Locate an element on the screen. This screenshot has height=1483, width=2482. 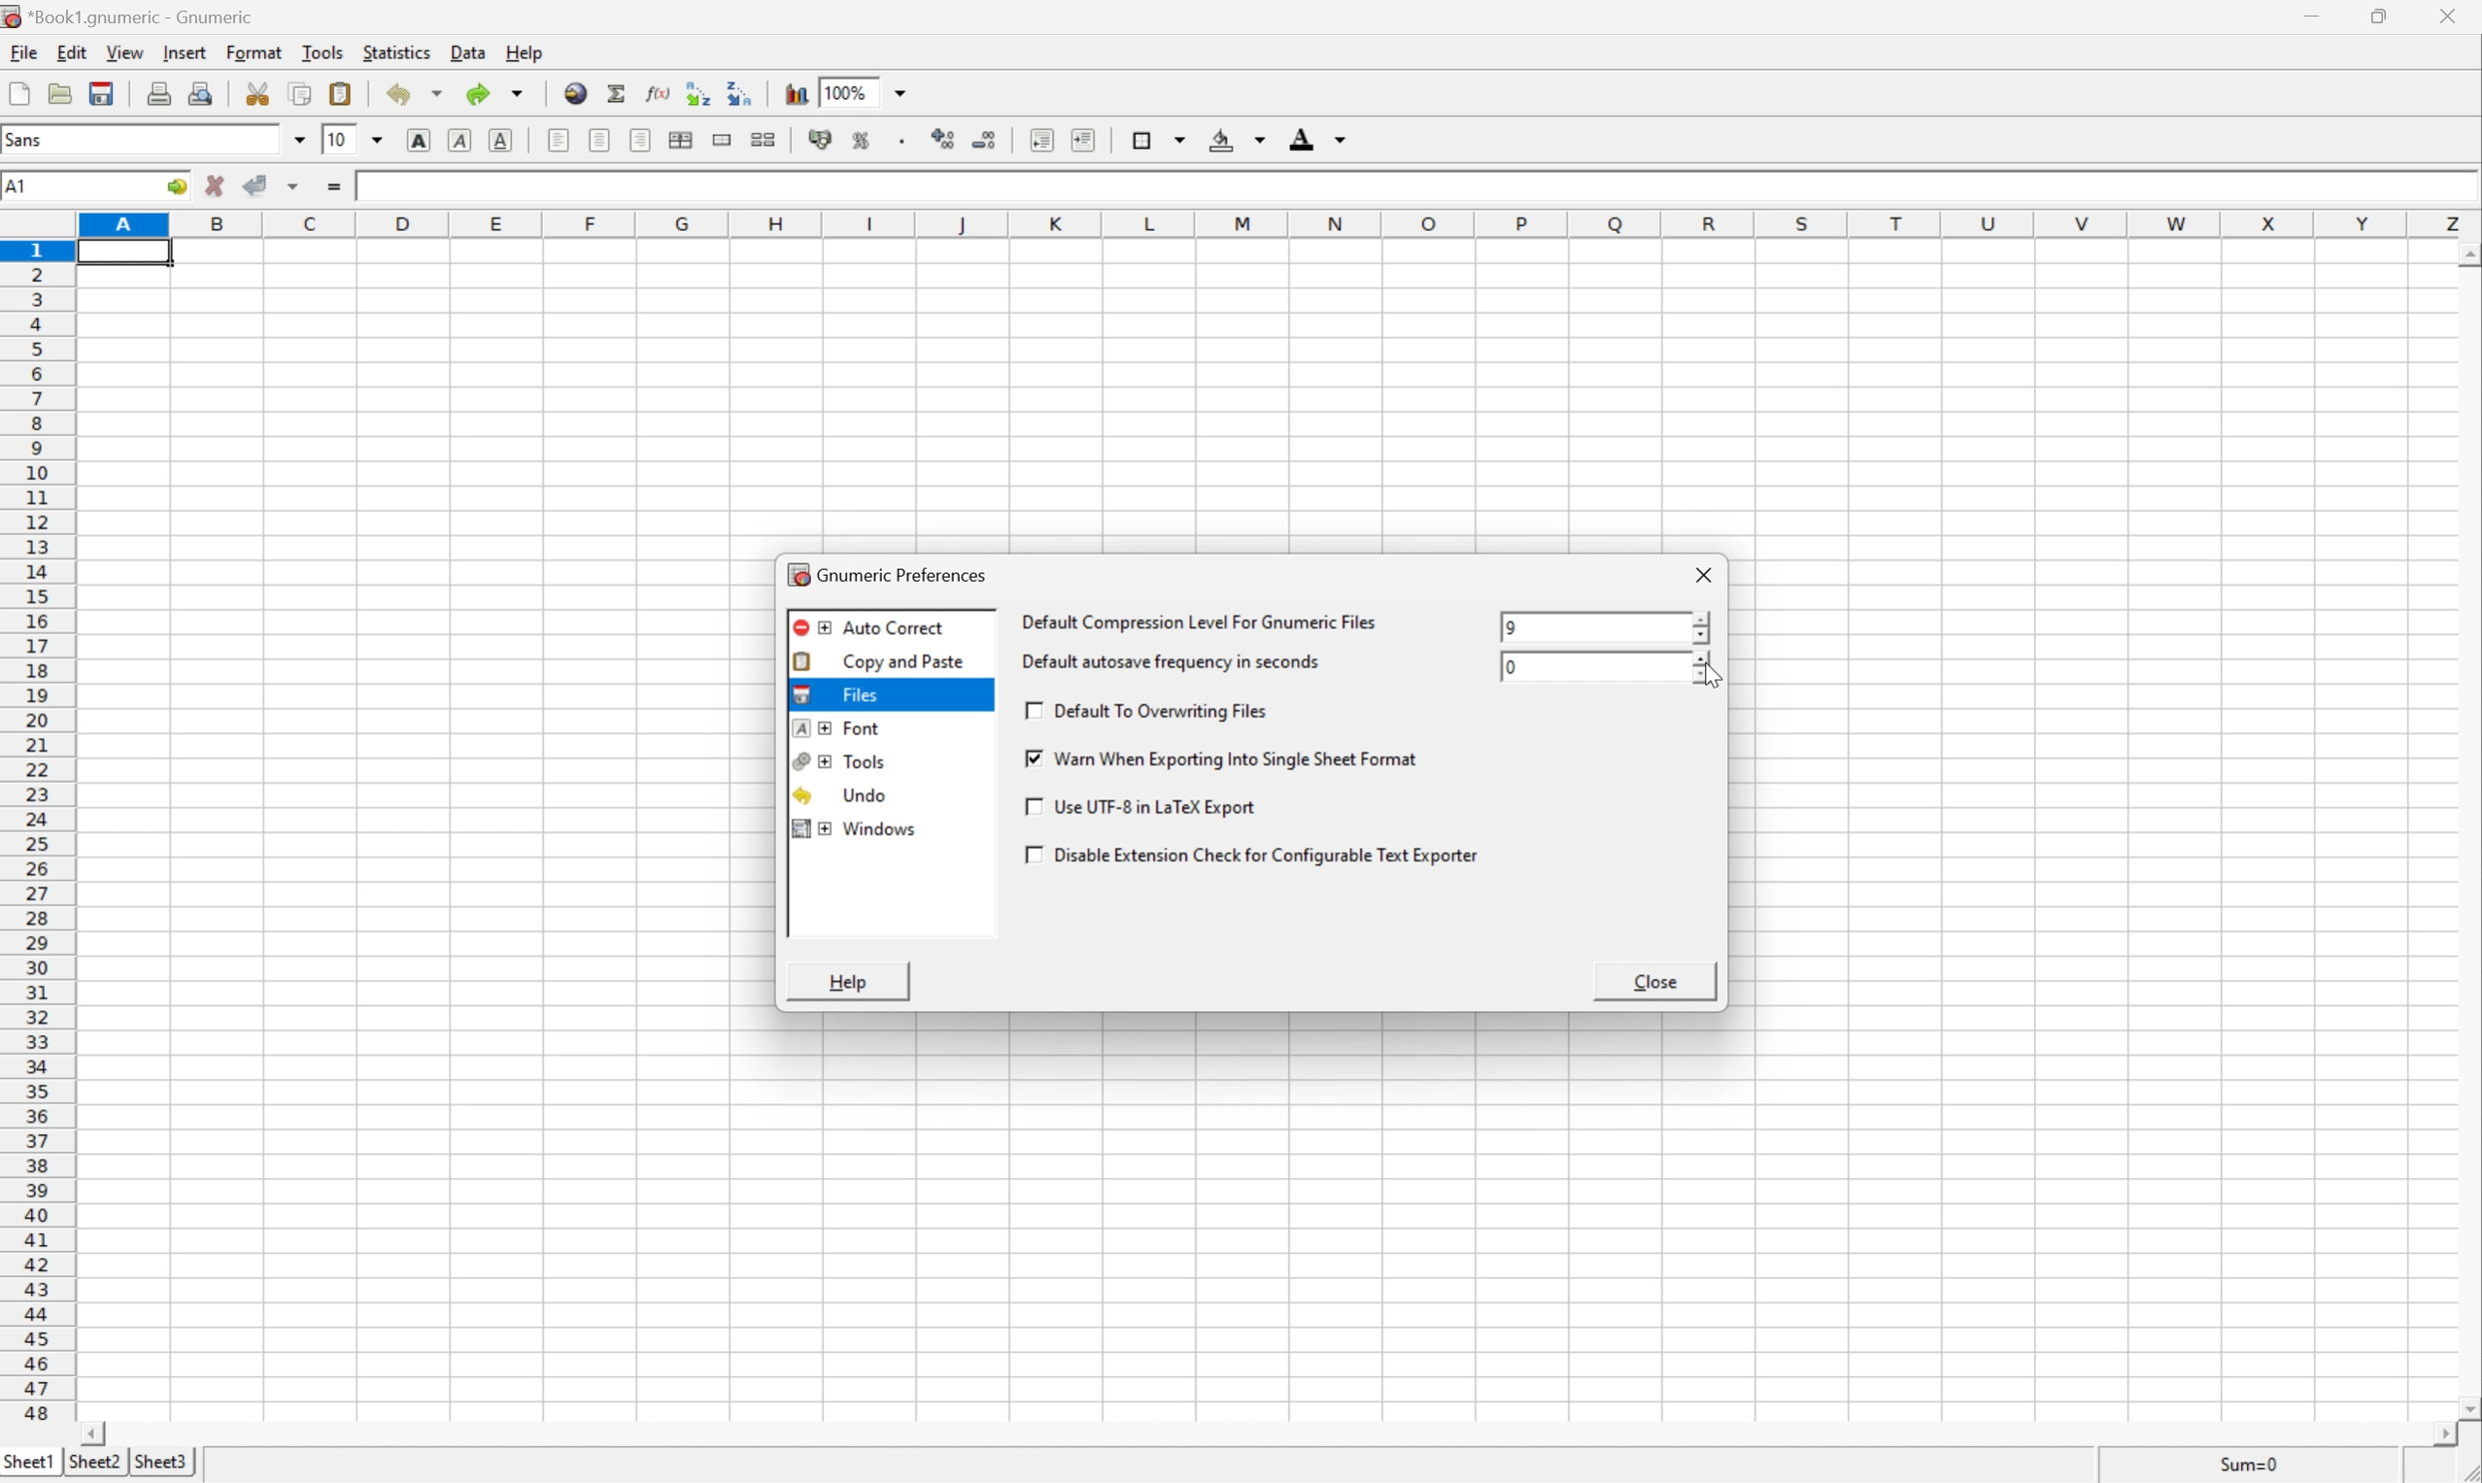
slider is located at coordinates (1705, 666).